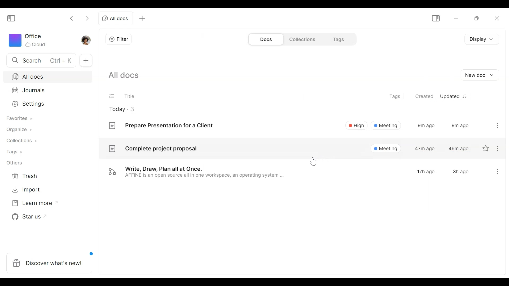 The image size is (509, 286). What do you see at coordinates (478, 18) in the screenshot?
I see `Restore` at bounding box center [478, 18].